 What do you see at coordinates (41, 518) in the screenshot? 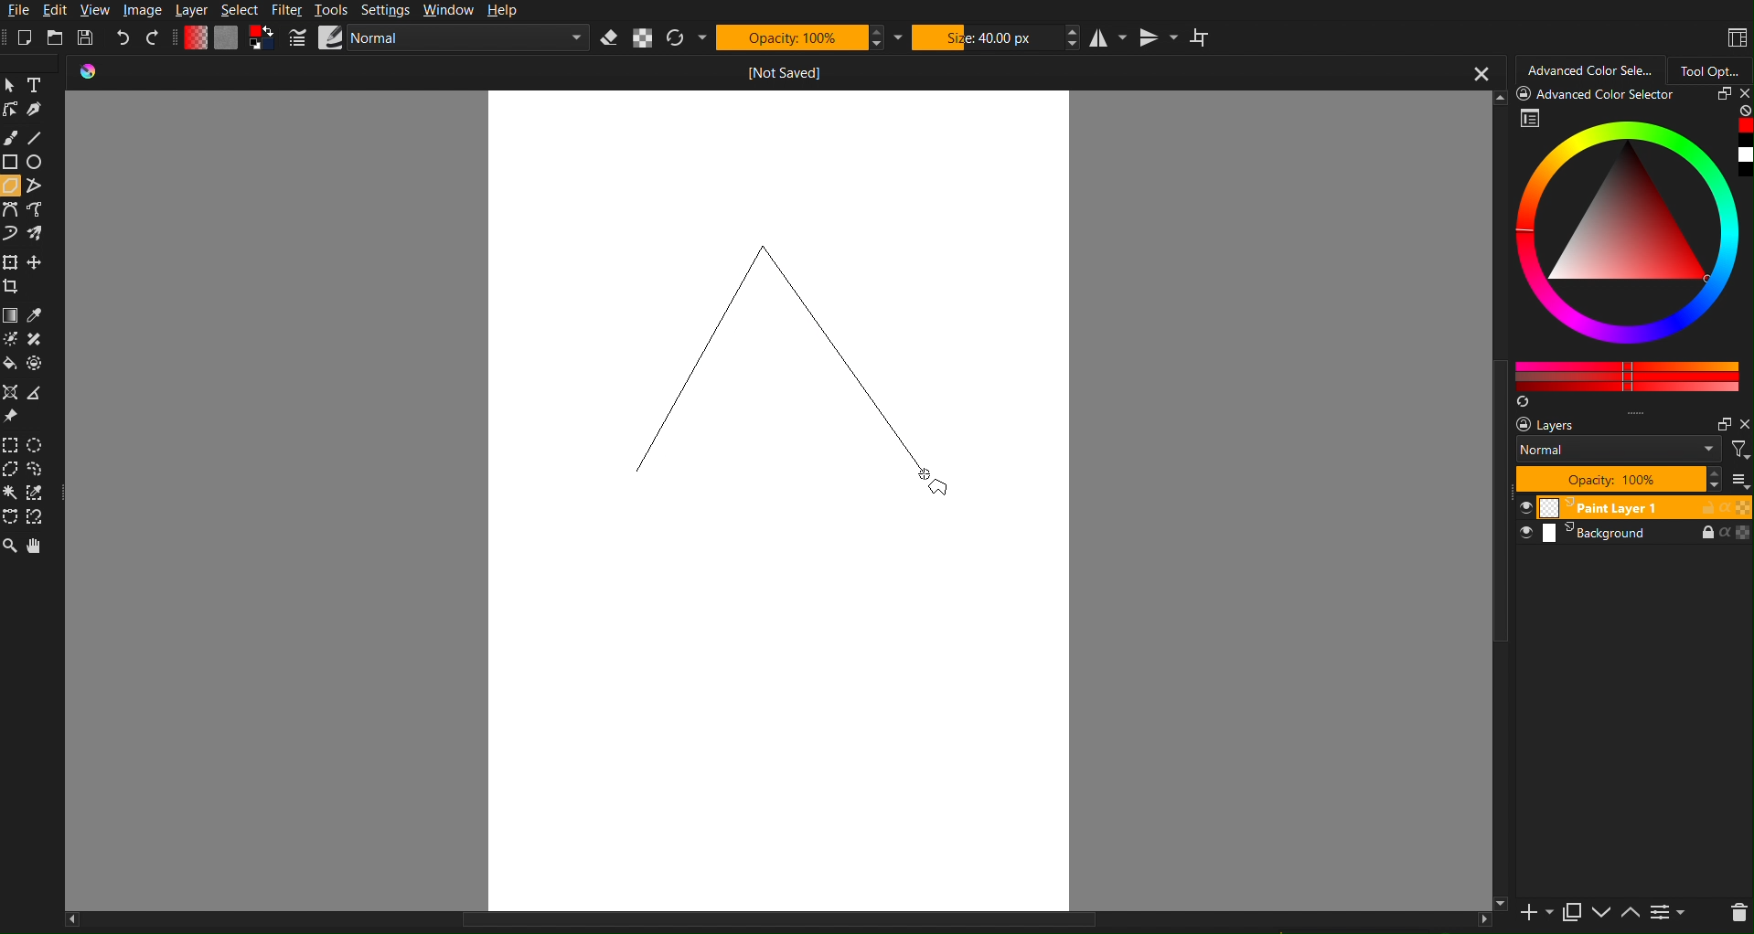
I see `magnetic curve Selection Tools` at bounding box center [41, 518].